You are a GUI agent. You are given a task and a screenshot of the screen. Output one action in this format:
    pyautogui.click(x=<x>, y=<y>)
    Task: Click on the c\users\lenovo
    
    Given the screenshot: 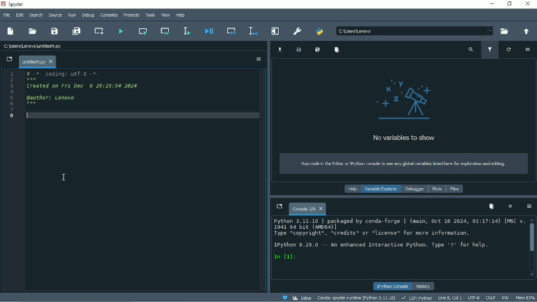 What is the action you would take?
    pyautogui.click(x=405, y=31)
    